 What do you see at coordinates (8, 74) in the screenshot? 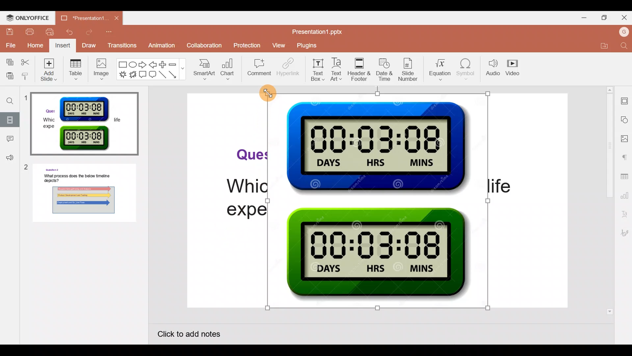
I see `Paste` at bounding box center [8, 74].